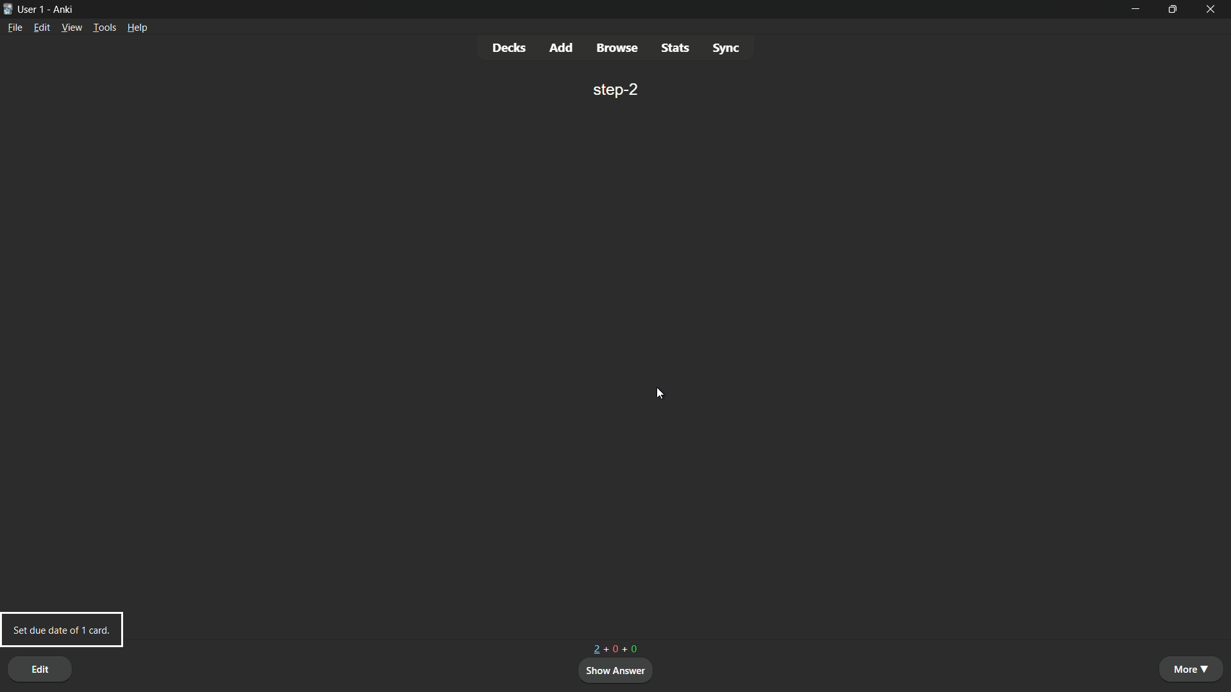 This screenshot has height=692, width=1231. Describe the element at coordinates (562, 47) in the screenshot. I see `add` at that location.